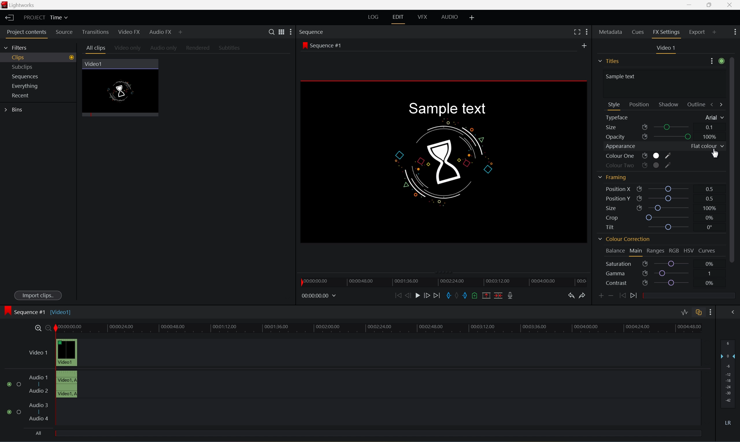 Image resolution: width=740 pixels, height=442 pixels. I want to click on log, so click(372, 17).